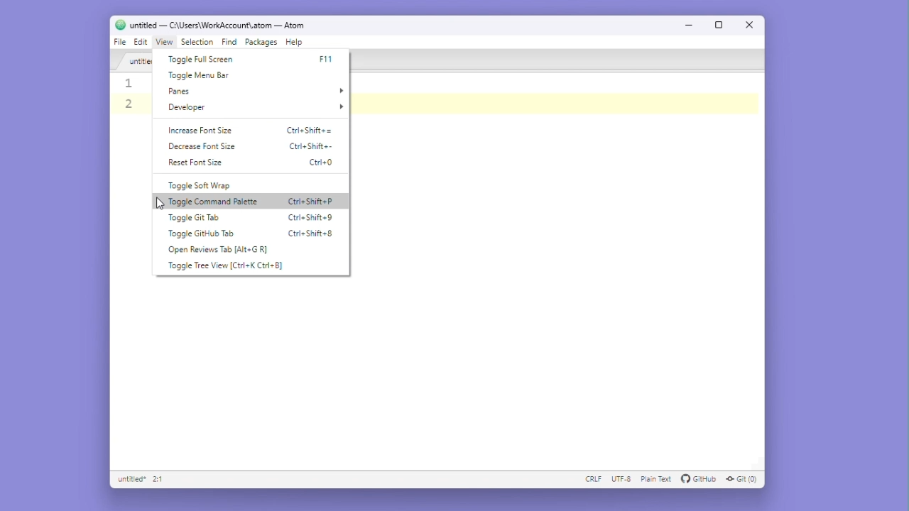 This screenshot has width=909, height=511. I want to click on Help, so click(294, 42).